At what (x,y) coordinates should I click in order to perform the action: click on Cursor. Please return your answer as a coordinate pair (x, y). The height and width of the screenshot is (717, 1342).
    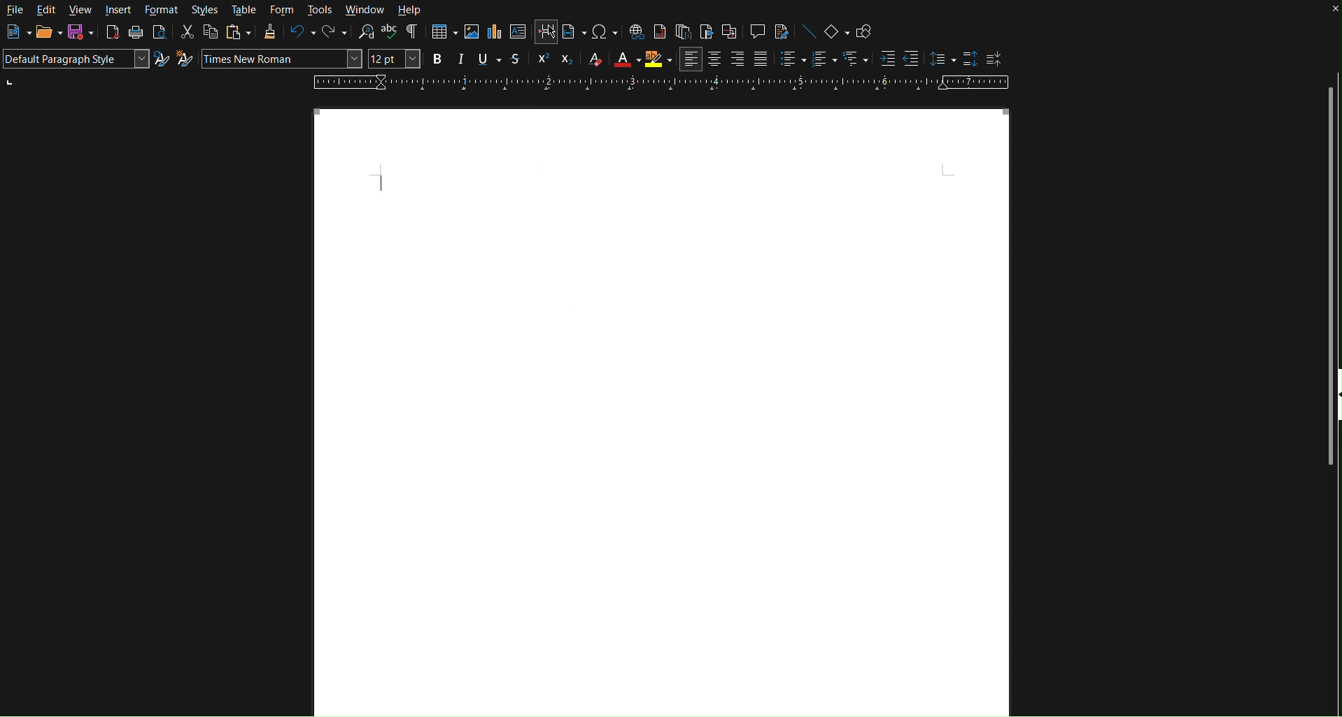
    Looking at the image, I should click on (547, 28).